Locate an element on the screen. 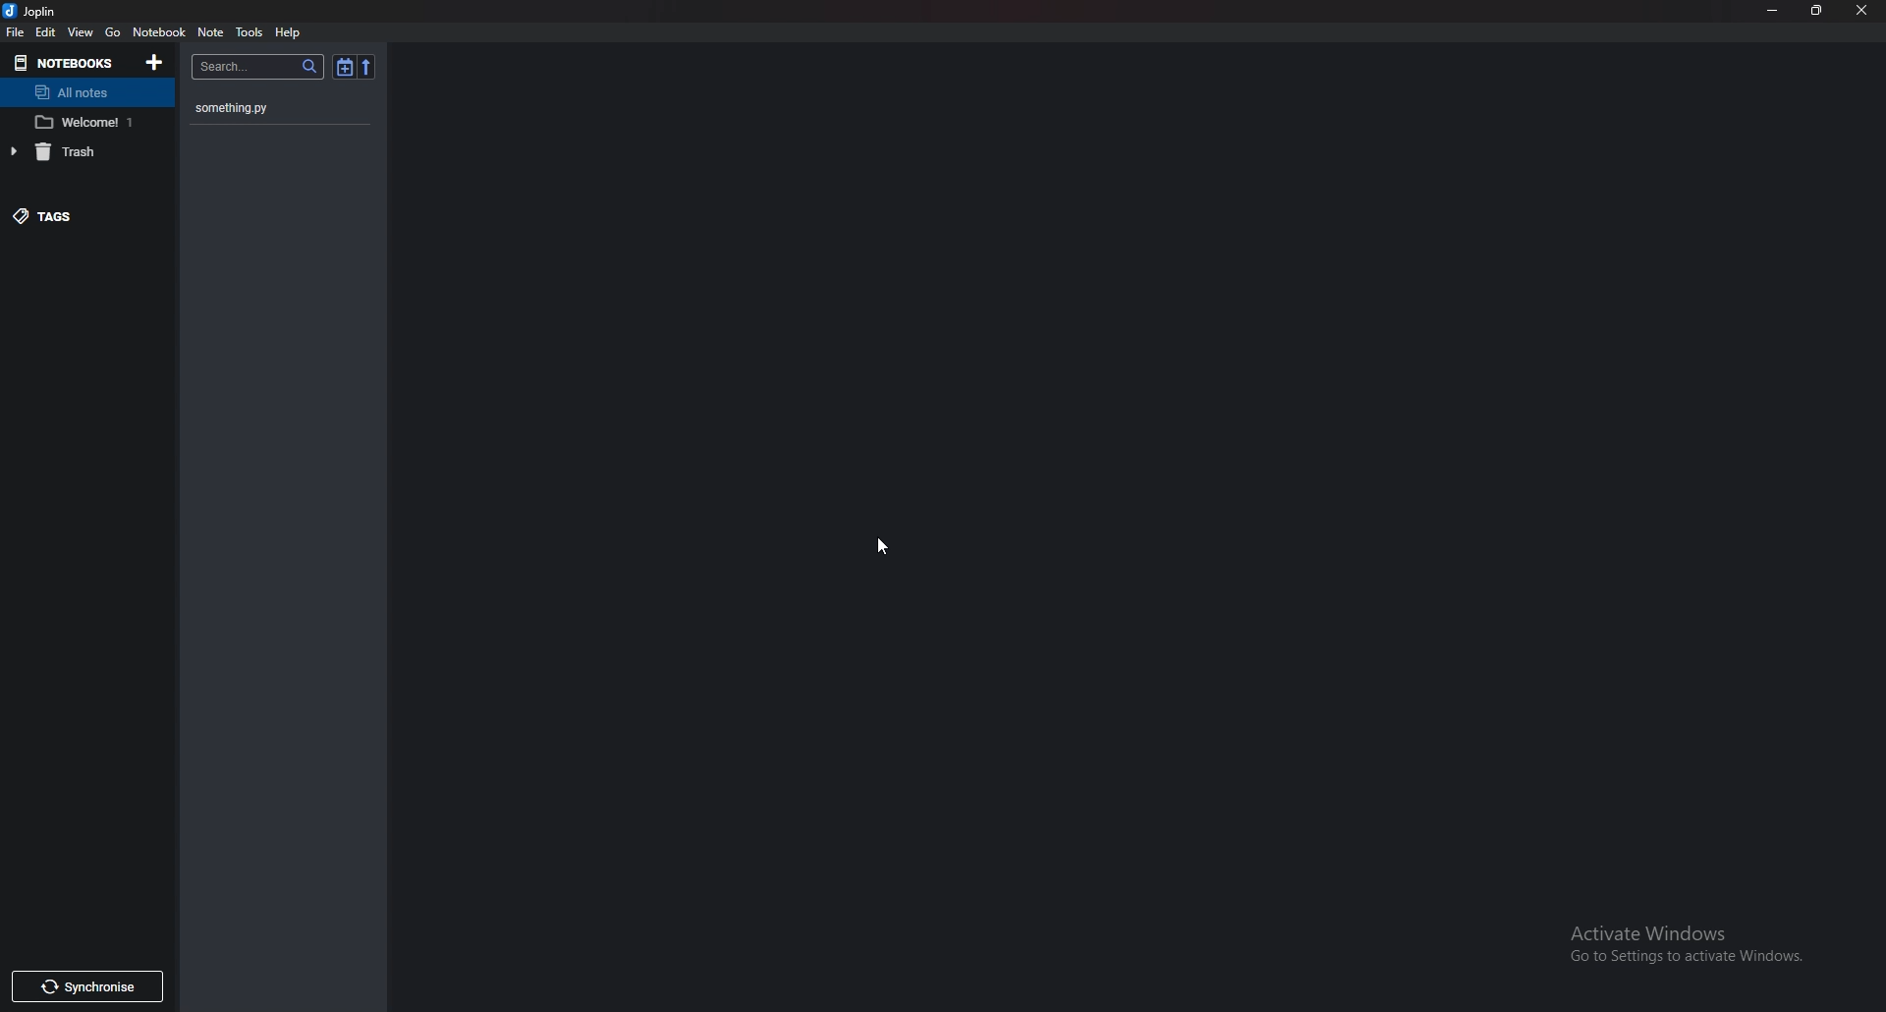  Notebooks is located at coordinates (63, 63).